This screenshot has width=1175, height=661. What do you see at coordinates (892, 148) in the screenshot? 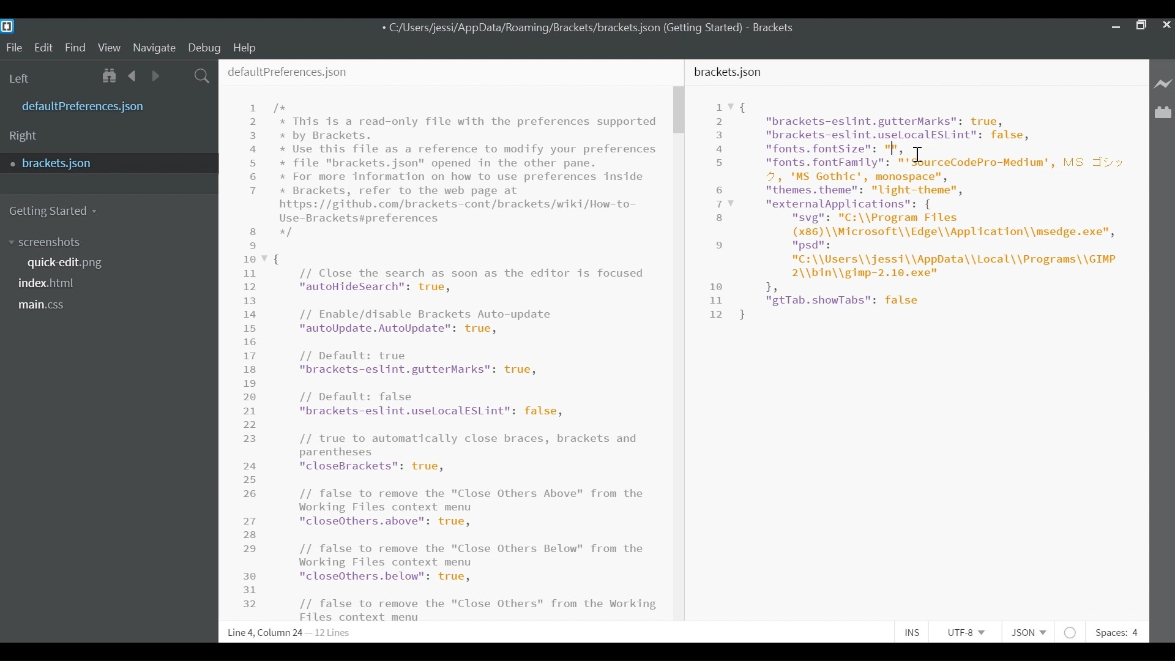
I see `Text cursor` at bounding box center [892, 148].